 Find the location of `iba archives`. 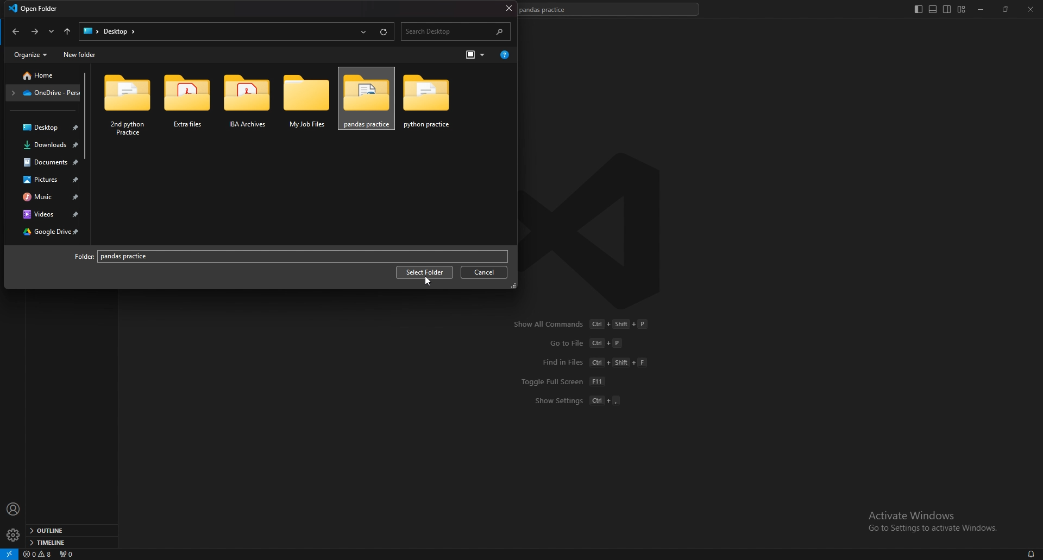

iba archives is located at coordinates (242, 106).